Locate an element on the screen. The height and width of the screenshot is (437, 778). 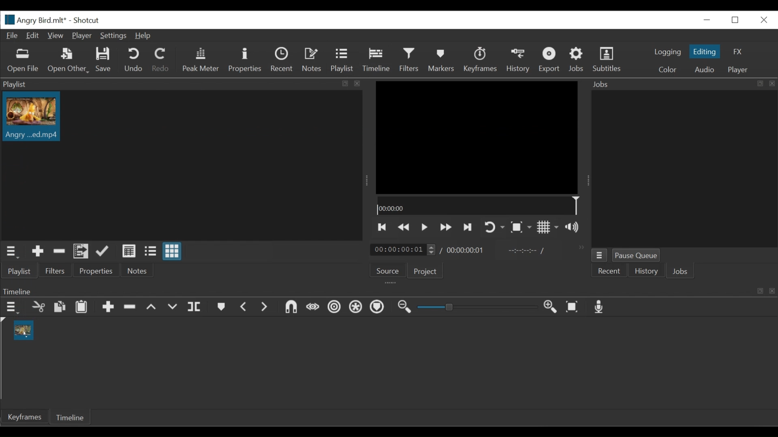
Add the Source to the playlist is located at coordinates (38, 252).